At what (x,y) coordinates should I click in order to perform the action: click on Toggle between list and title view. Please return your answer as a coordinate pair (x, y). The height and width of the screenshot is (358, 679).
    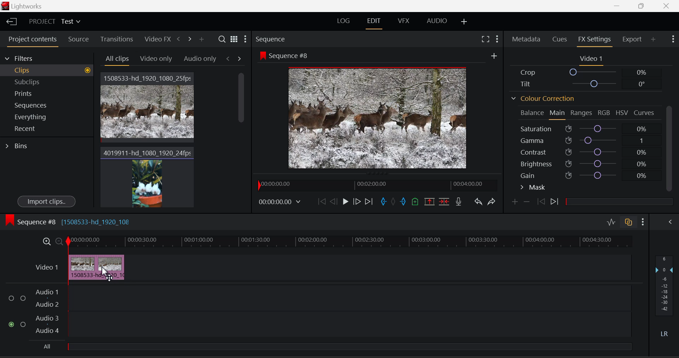
    Looking at the image, I should click on (235, 39).